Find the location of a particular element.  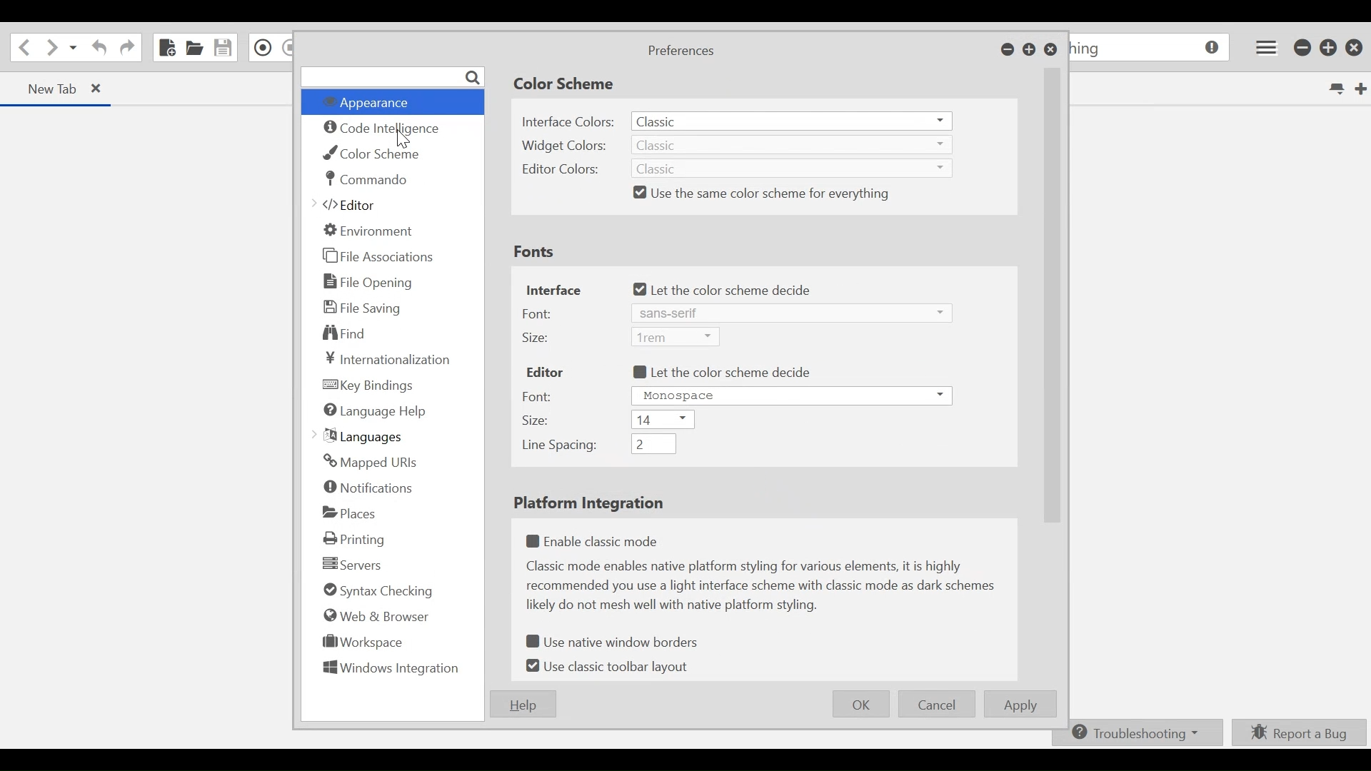

Interface is located at coordinates (553, 291).